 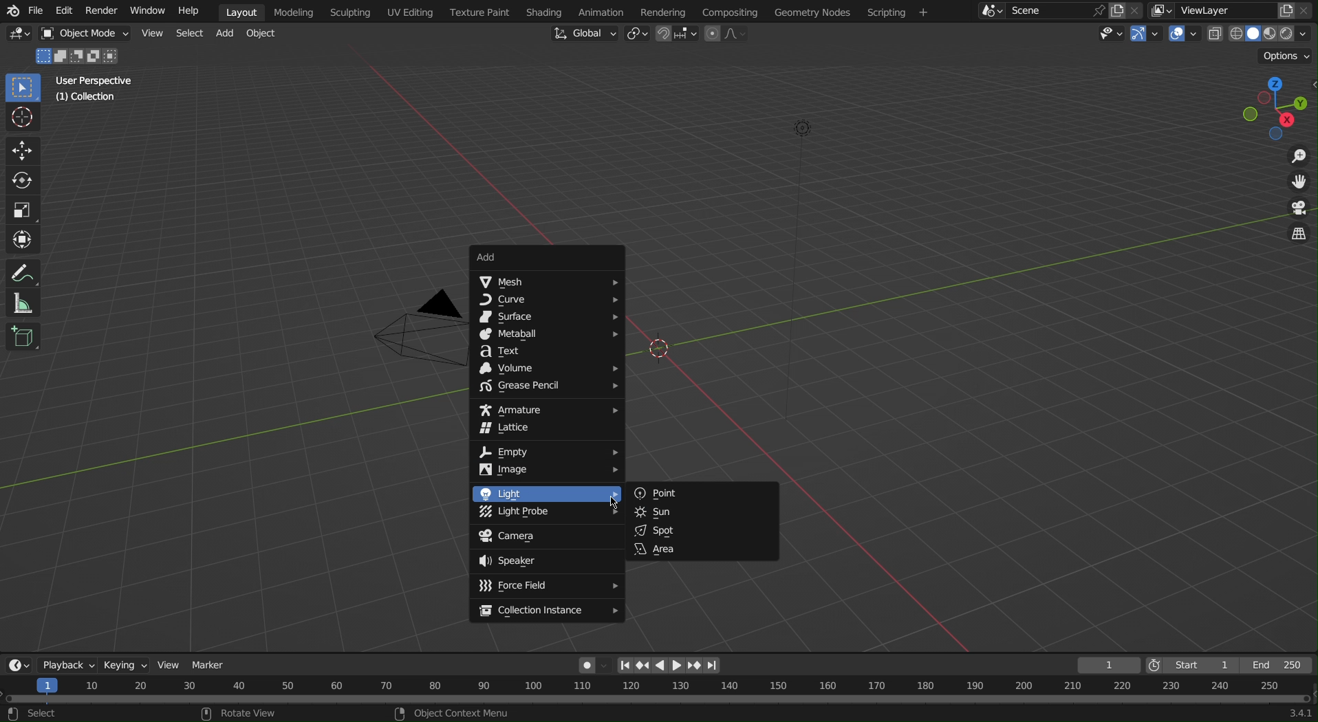 I want to click on Rotate, so click(x=25, y=182).